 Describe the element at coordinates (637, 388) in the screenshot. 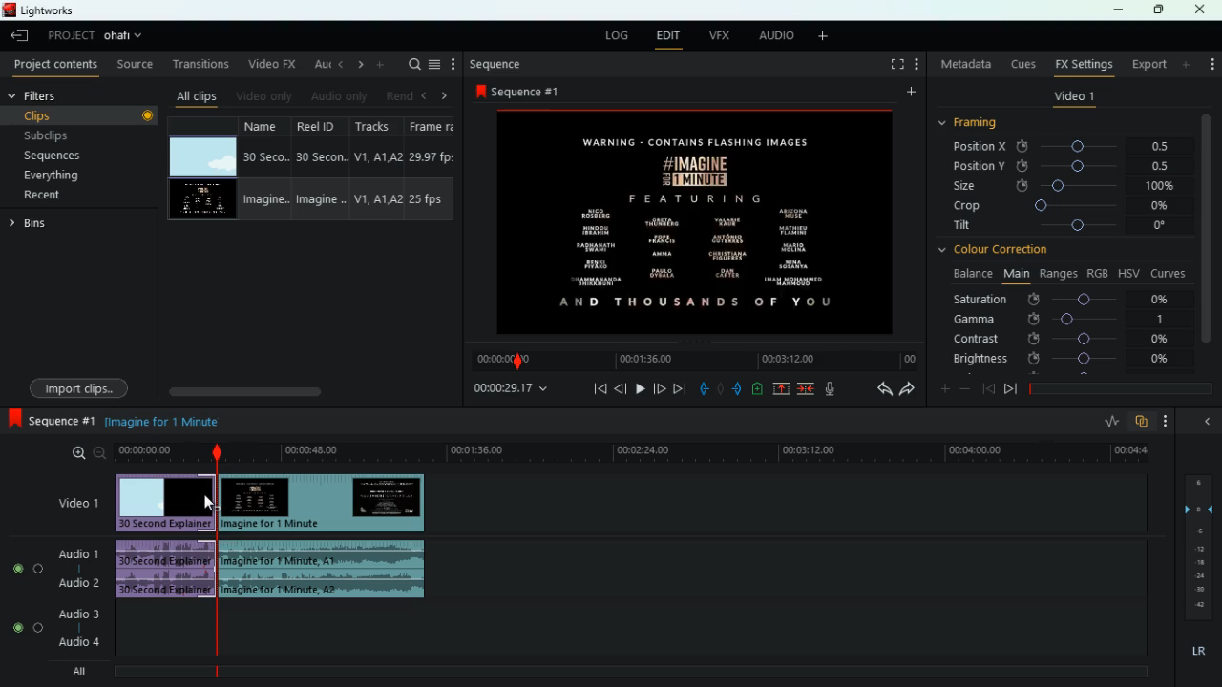

I see `play` at that location.